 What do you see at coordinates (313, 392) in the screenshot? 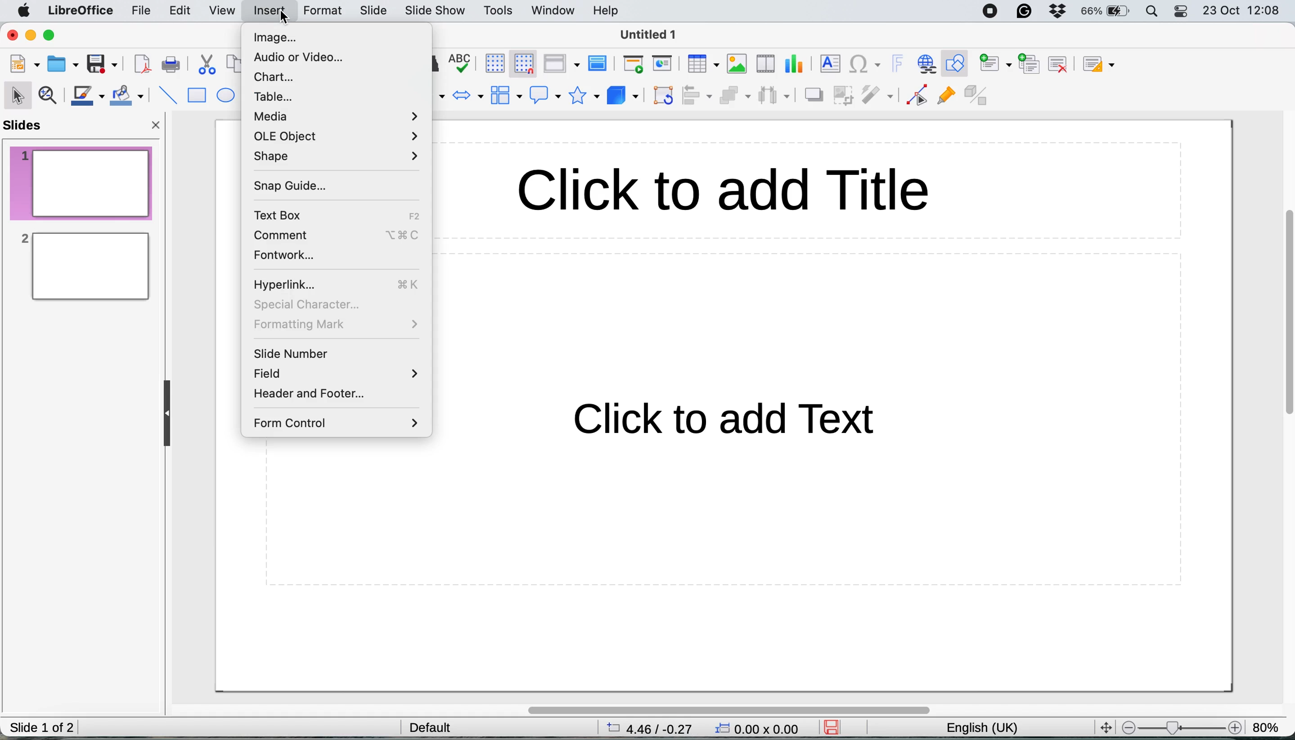
I see `header and footer` at bounding box center [313, 392].